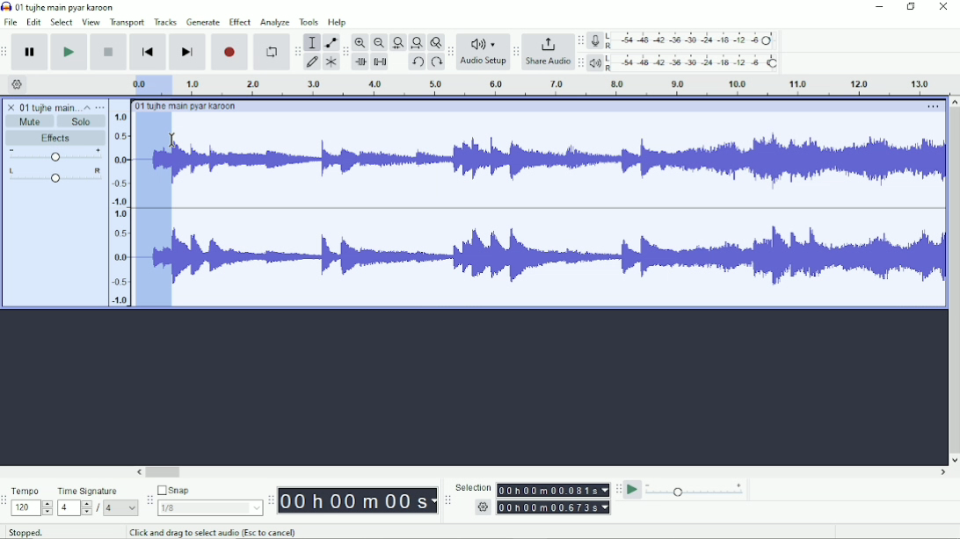  What do you see at coordinates (446, 500) in the screenshot?
I see `Audacity selection toolbar` at bounding box center [446, 500].